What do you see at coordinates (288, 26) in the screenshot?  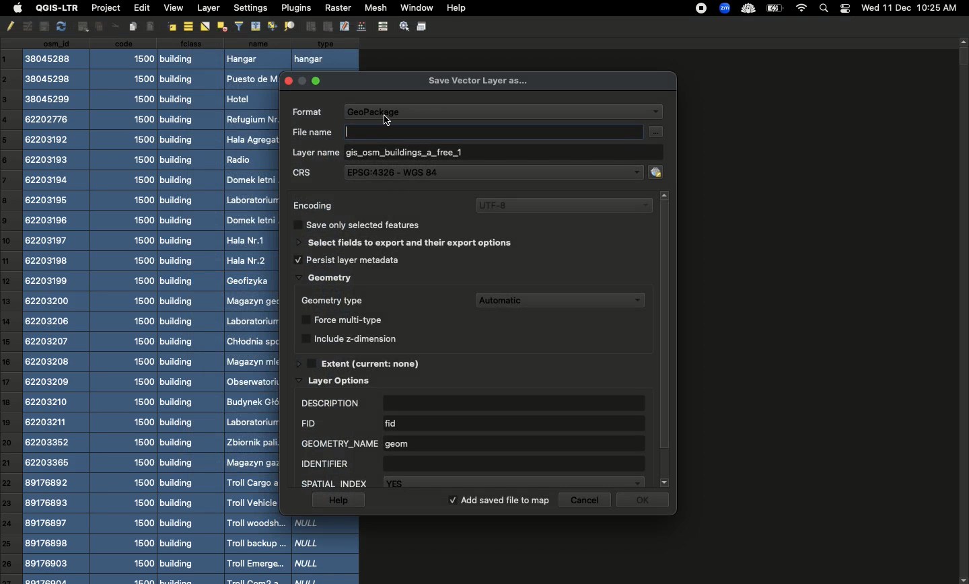 I see `Distribute Objects Evenly` at bounding box center [288, 26].